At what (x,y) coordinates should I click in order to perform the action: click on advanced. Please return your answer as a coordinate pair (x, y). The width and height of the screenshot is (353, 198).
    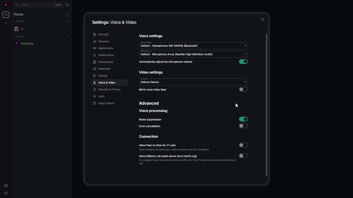
    Looking at the image, I should click on (150, 103).